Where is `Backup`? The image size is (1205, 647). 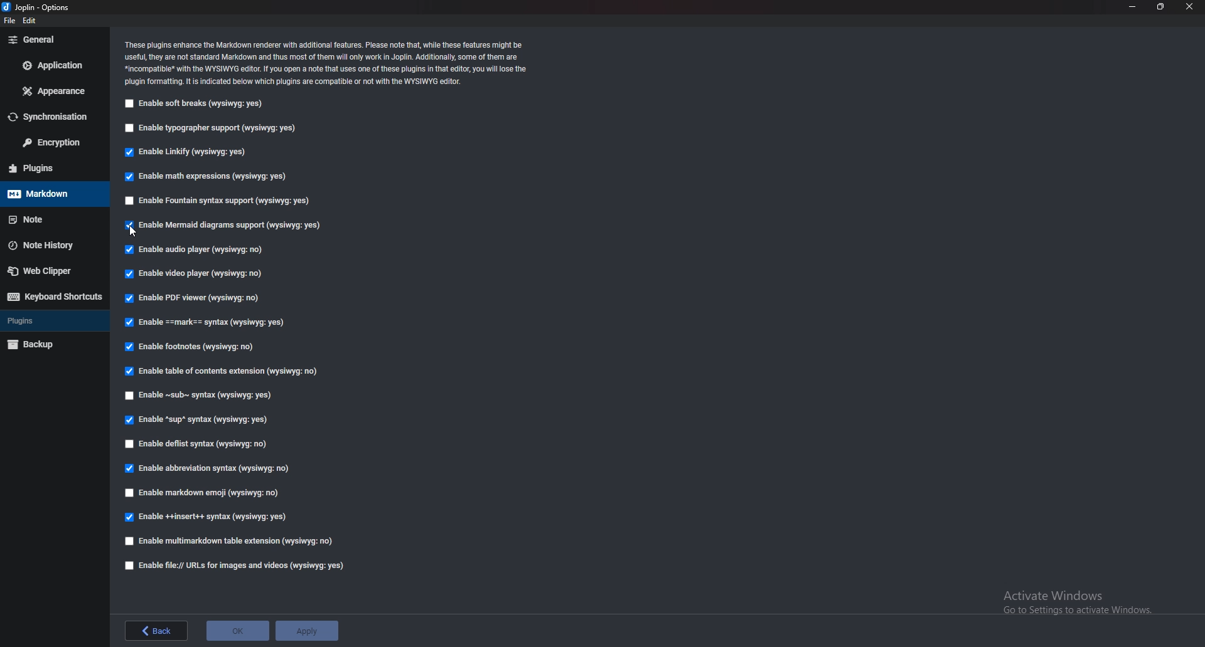 Backup is located at coordinates (50, 344).